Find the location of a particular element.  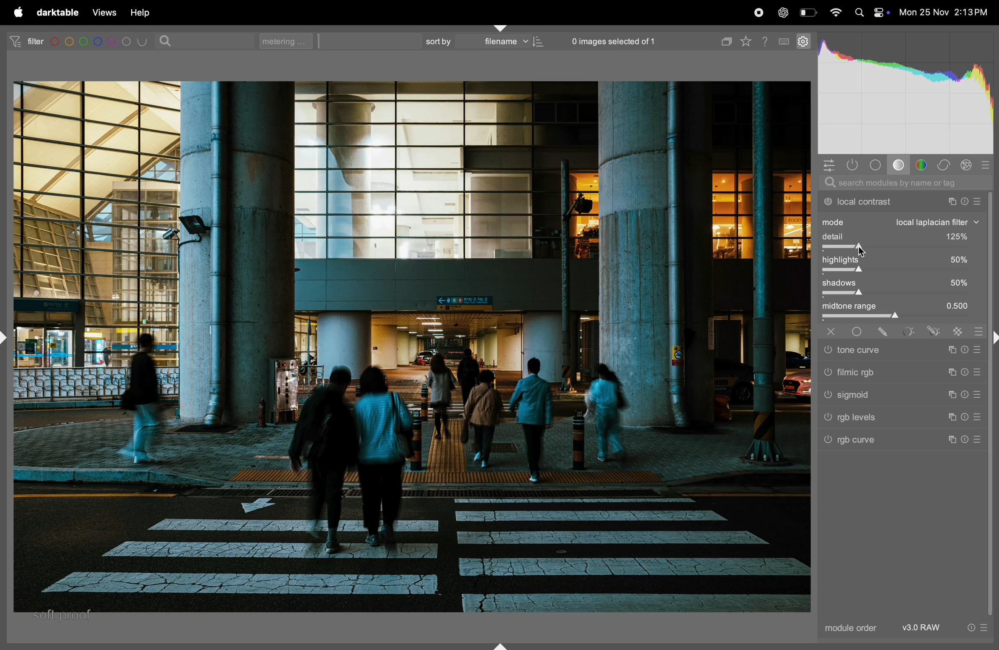

spotlight search is located at coordinates (858, 14).